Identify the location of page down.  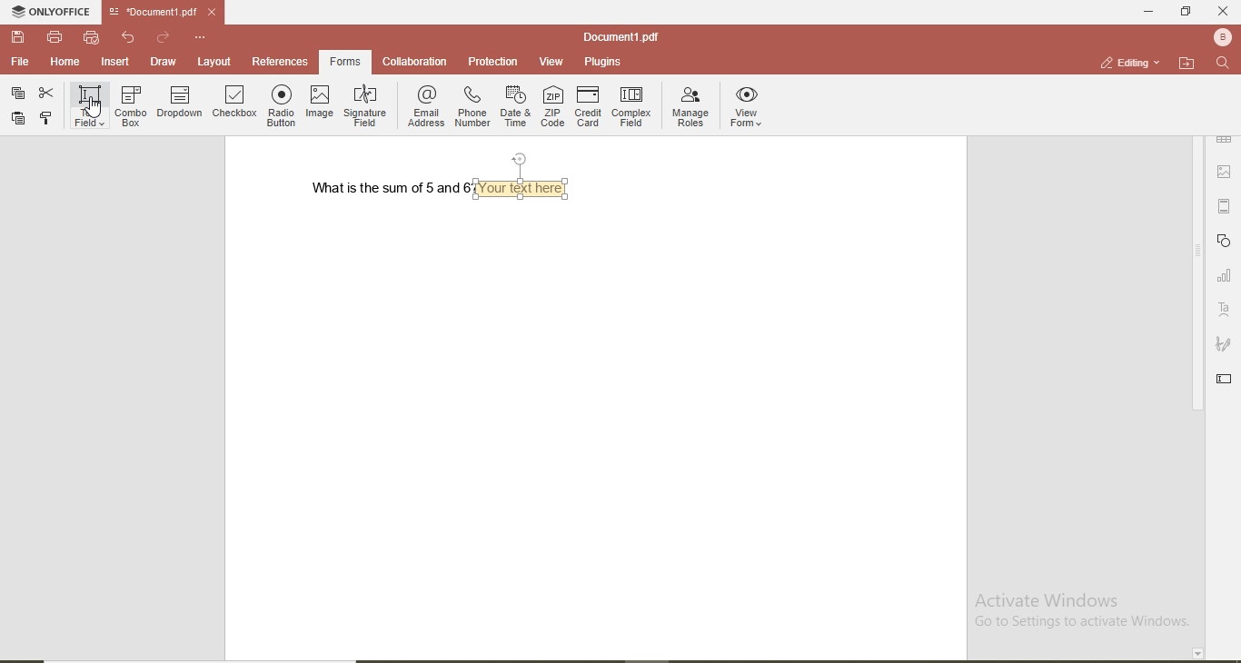
(1196, 653).